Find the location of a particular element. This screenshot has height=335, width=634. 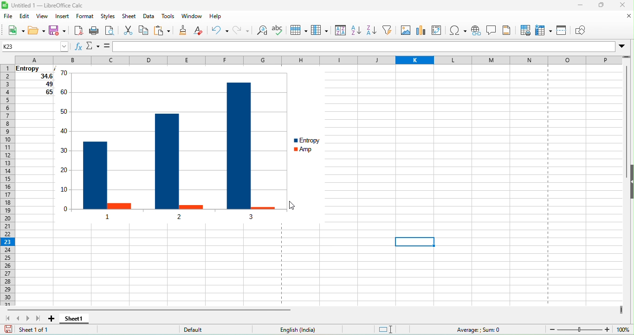

scroll to next sheet is located at coordinates (27, 319).